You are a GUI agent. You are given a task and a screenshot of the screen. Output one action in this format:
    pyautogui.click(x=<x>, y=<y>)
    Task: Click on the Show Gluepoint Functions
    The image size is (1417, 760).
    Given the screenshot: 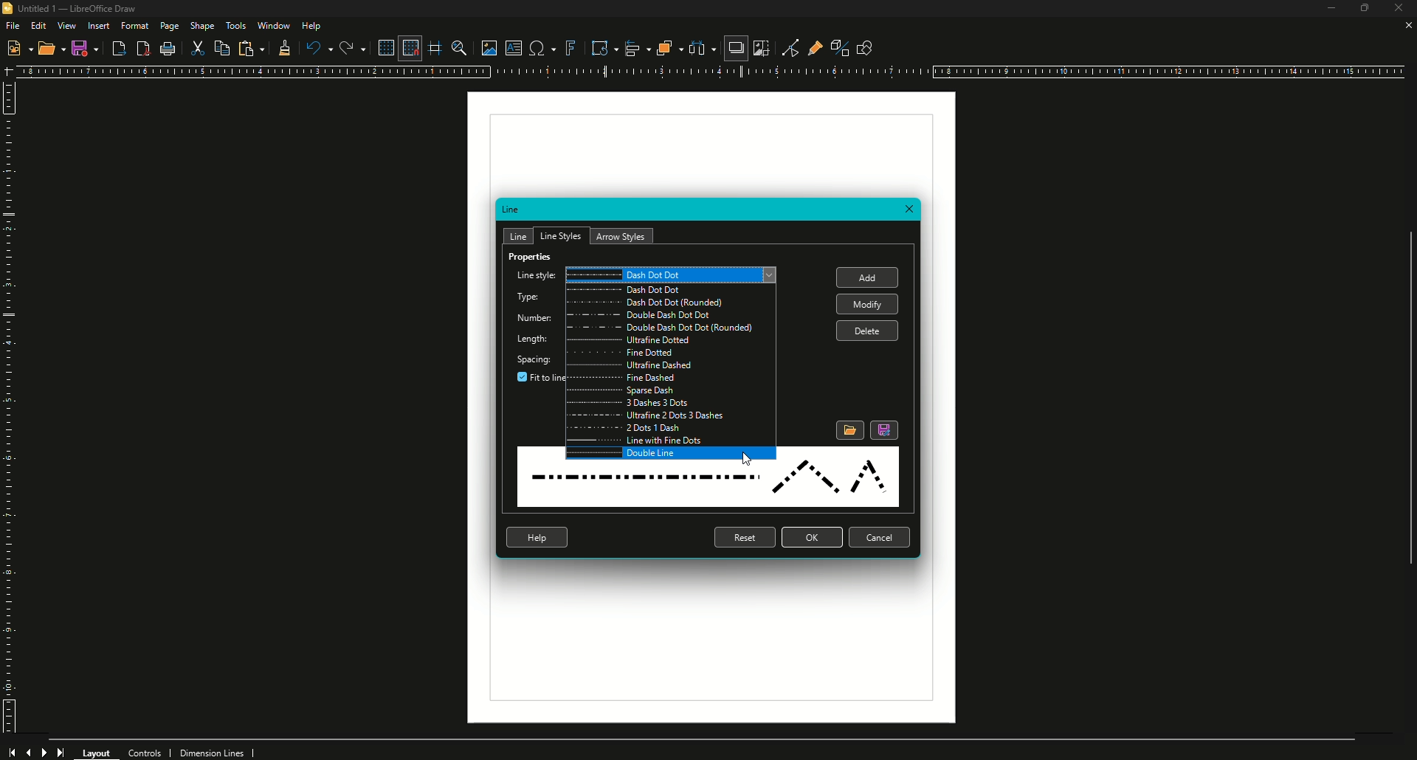 What is the action you would take?
    pyautogui.click(x=810, y=46)
    